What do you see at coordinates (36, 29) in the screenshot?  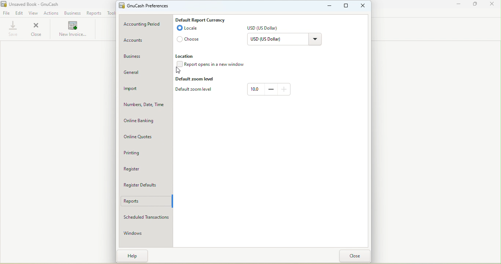 I see `Close` at bounding box center [36, 29].